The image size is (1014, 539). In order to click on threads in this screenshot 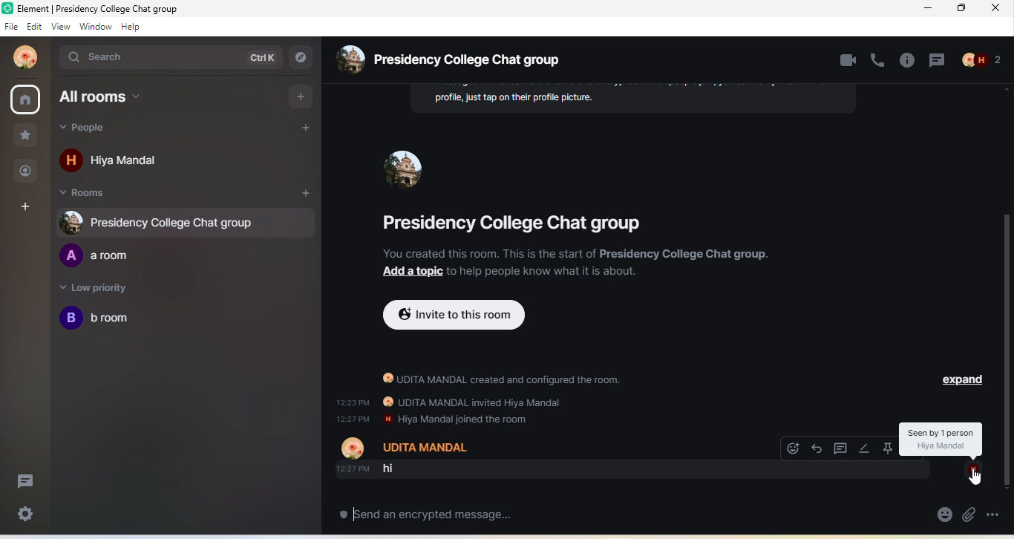, I will do `click(841, 448)`.